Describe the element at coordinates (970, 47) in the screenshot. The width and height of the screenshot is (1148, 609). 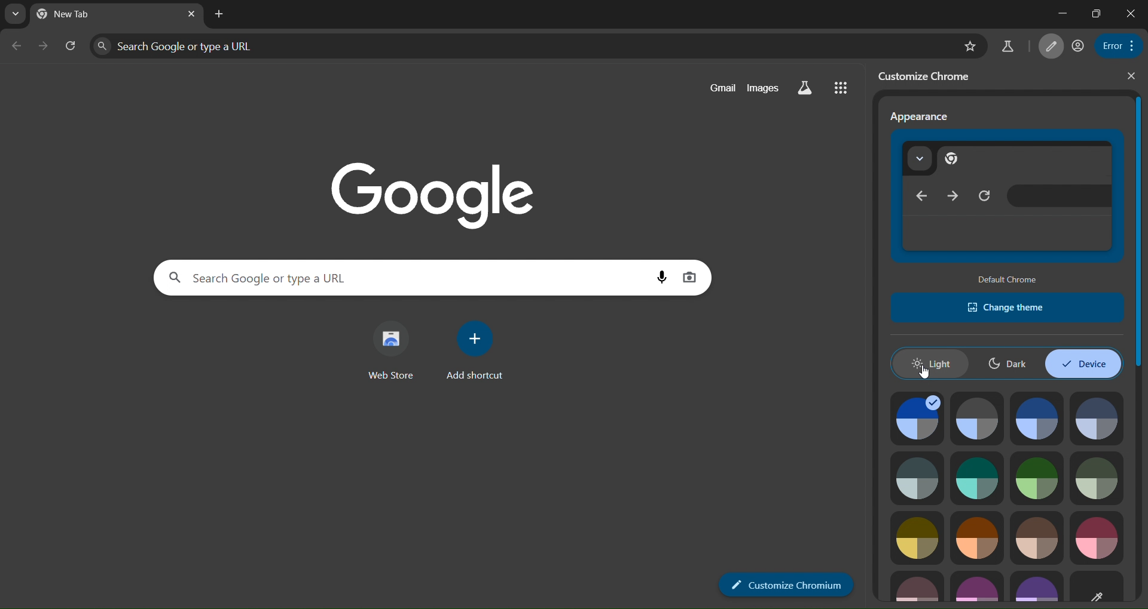
I see `bookmark  page` at that location.